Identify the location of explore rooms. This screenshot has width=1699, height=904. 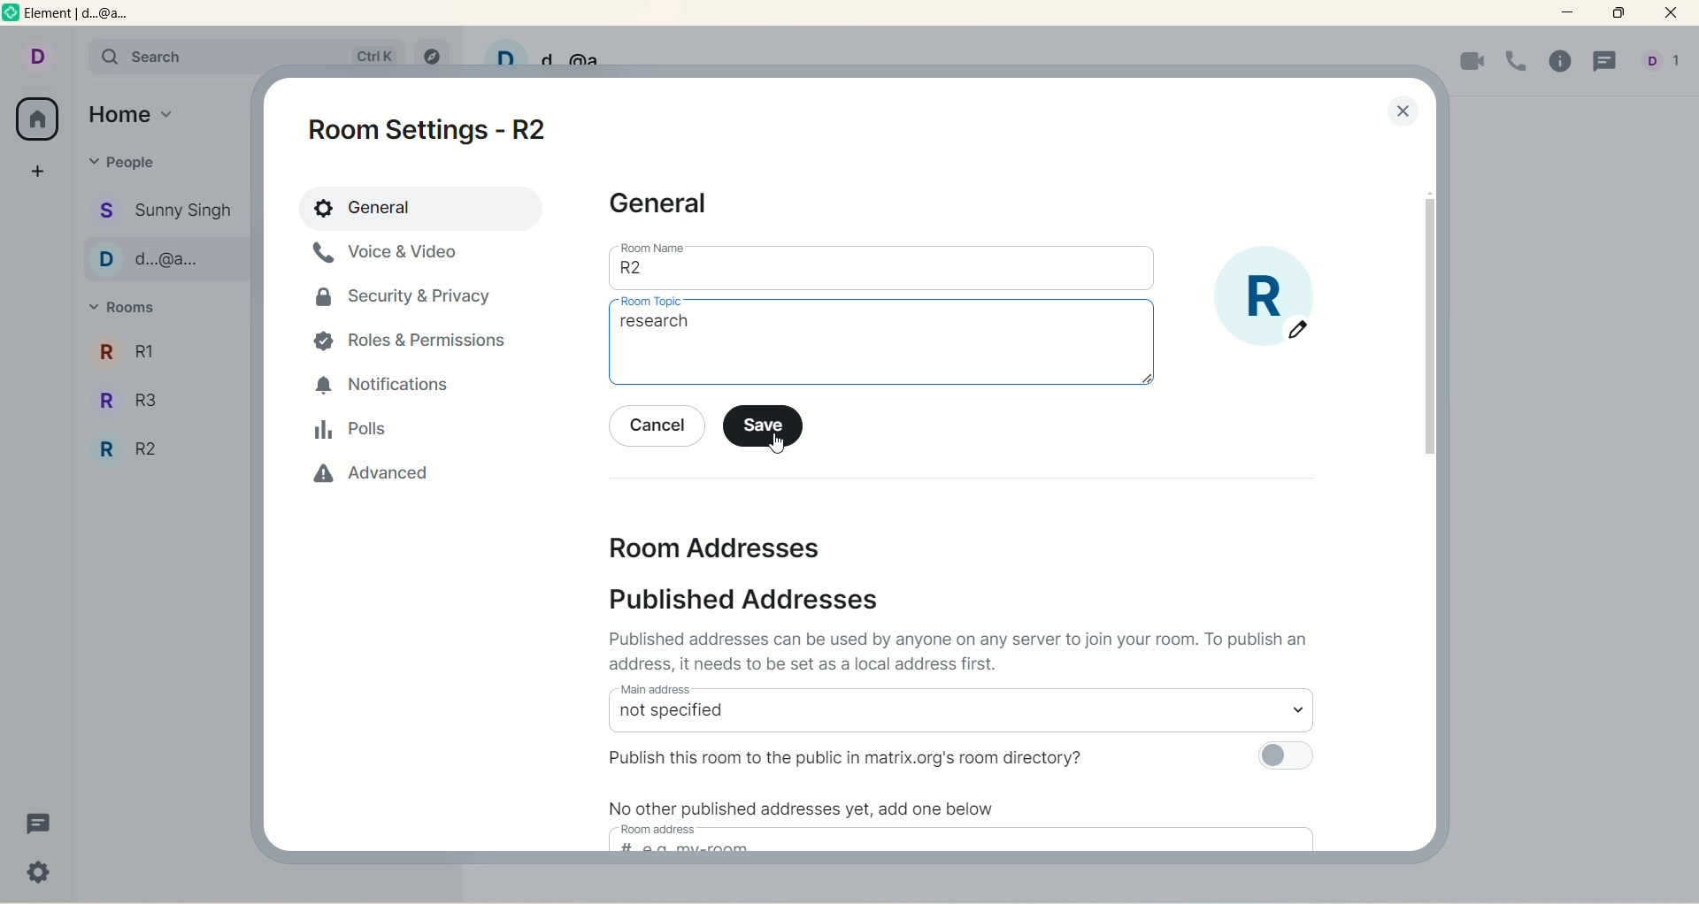
(429, 50).